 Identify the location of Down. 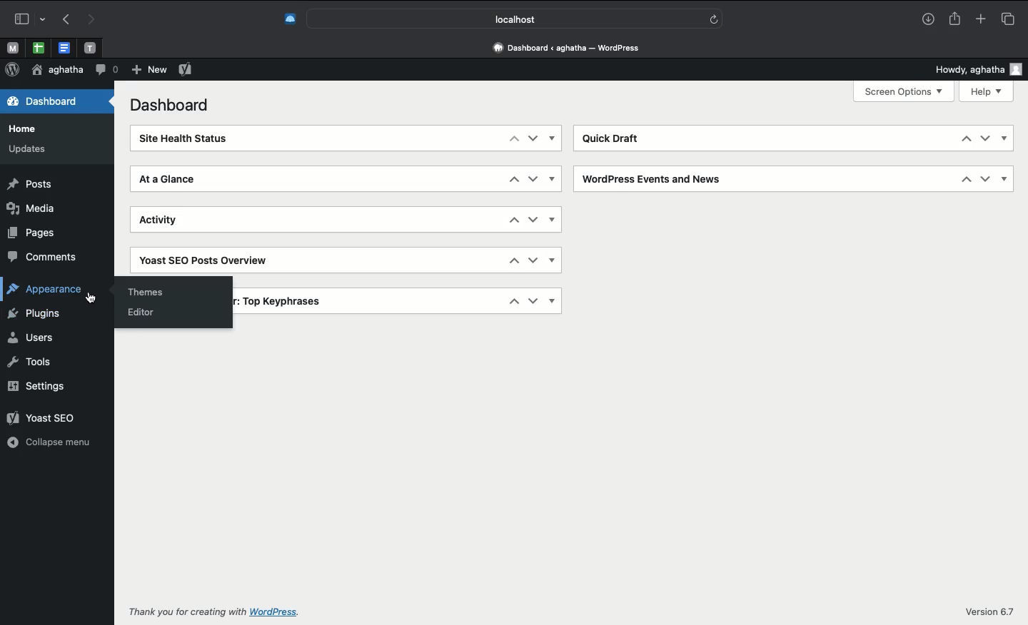
(533, 301).